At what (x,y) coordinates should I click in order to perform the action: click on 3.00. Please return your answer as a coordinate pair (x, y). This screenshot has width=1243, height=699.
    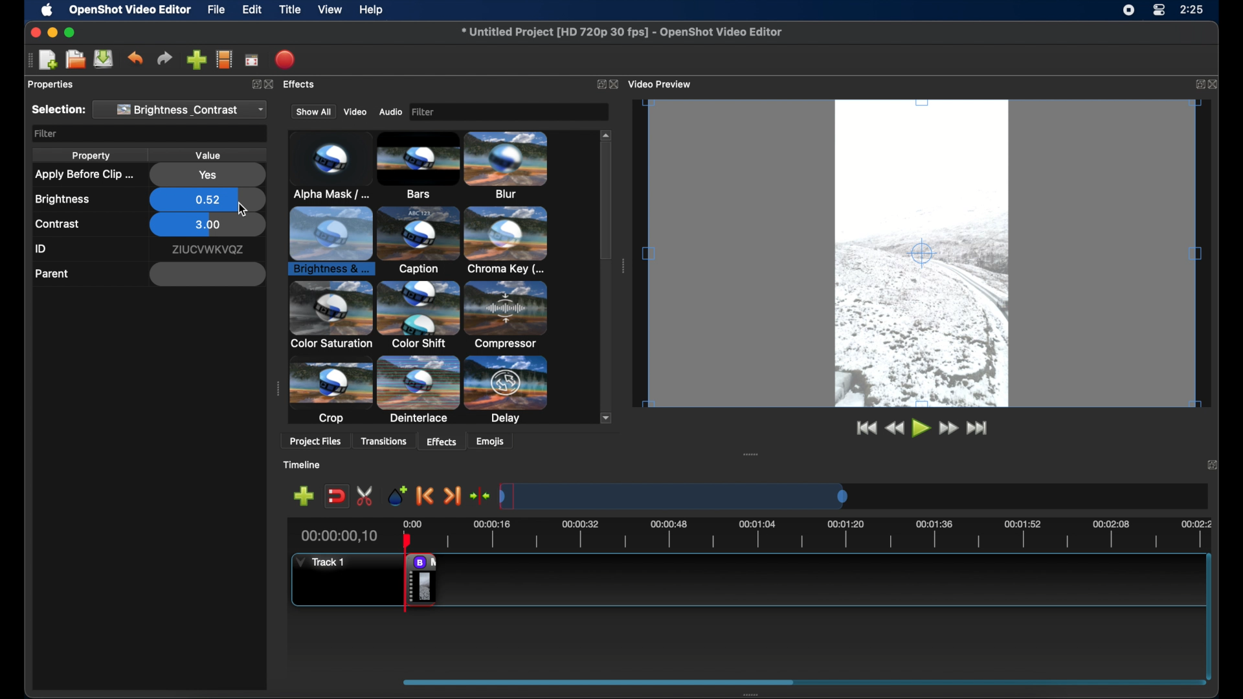
    Looking at the image, I should click on (207, 226).